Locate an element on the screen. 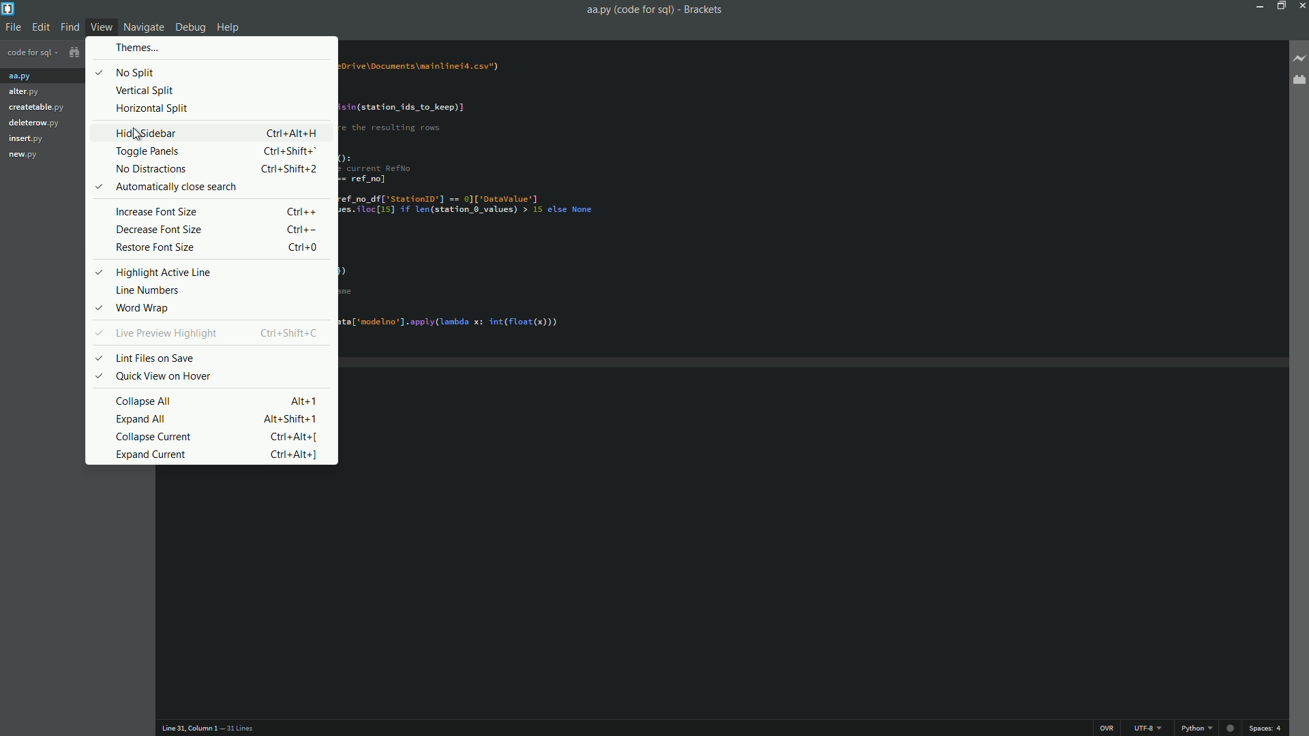  insert.py is located at coordinates (29, 140).